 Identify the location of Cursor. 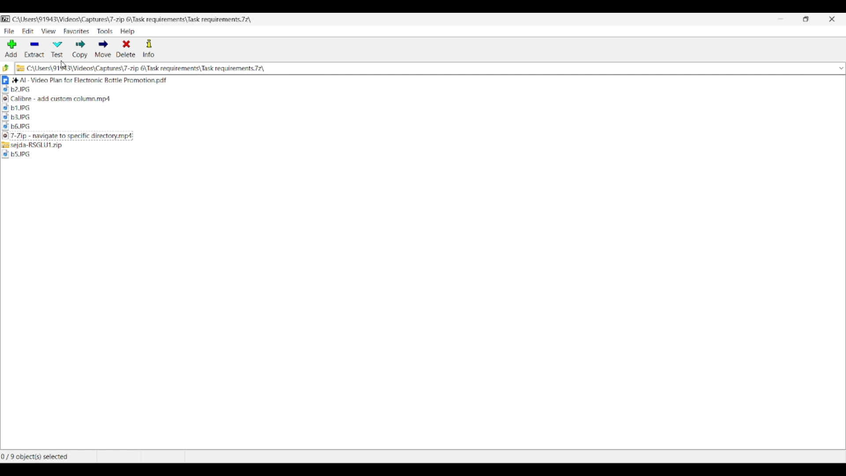
(65, 66).